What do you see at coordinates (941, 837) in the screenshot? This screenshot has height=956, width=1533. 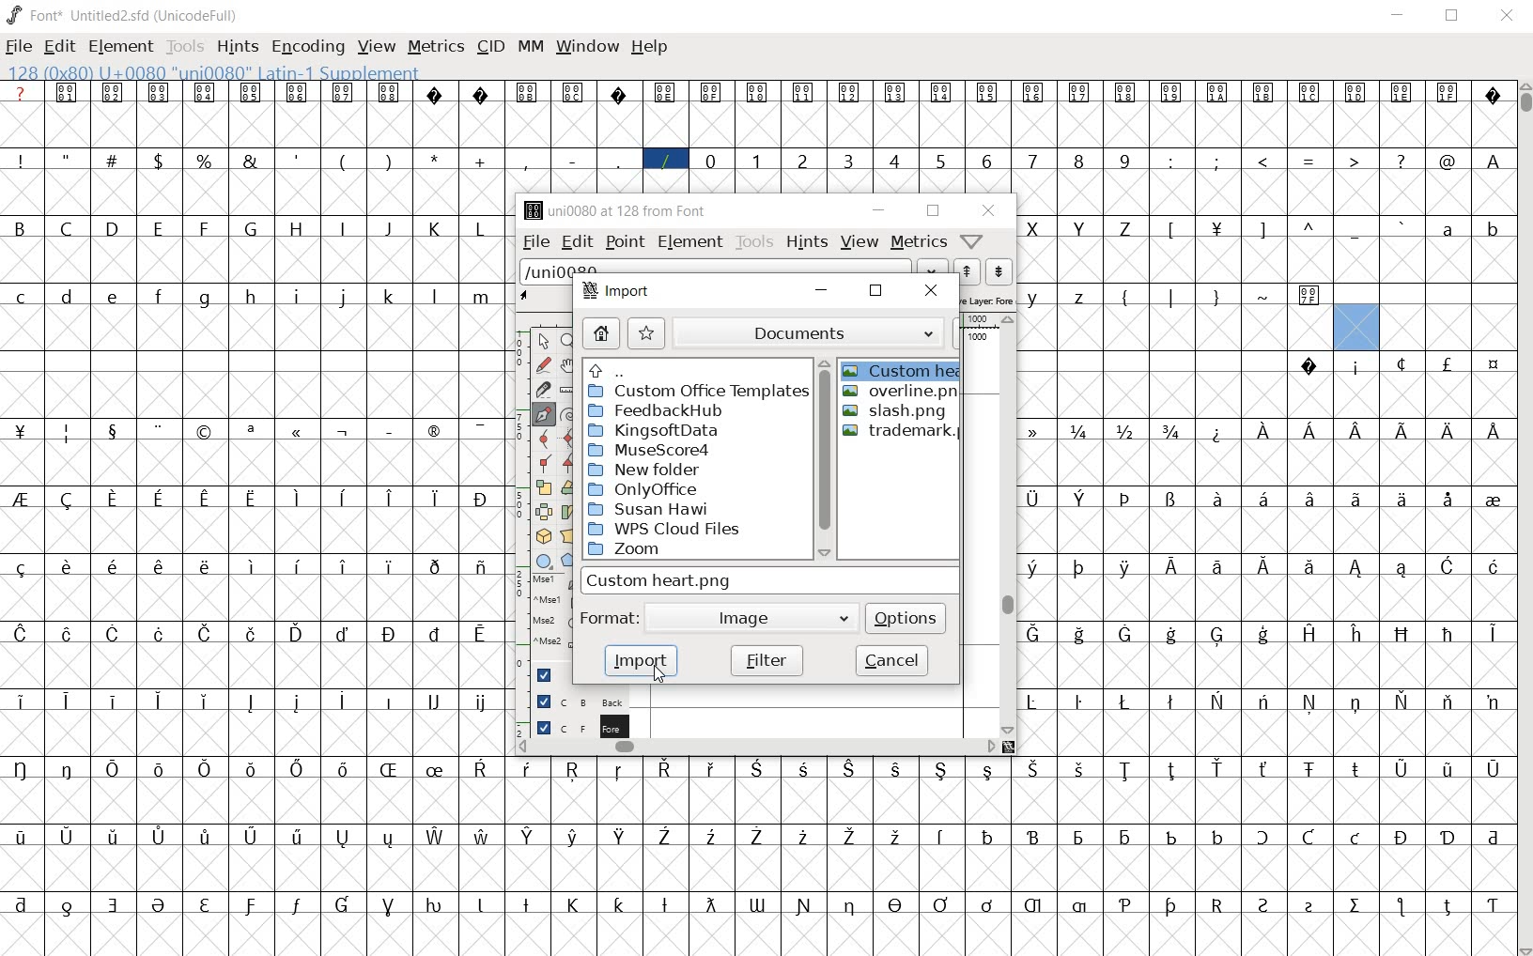 I see `glyph` at bounding box center [941, 837].